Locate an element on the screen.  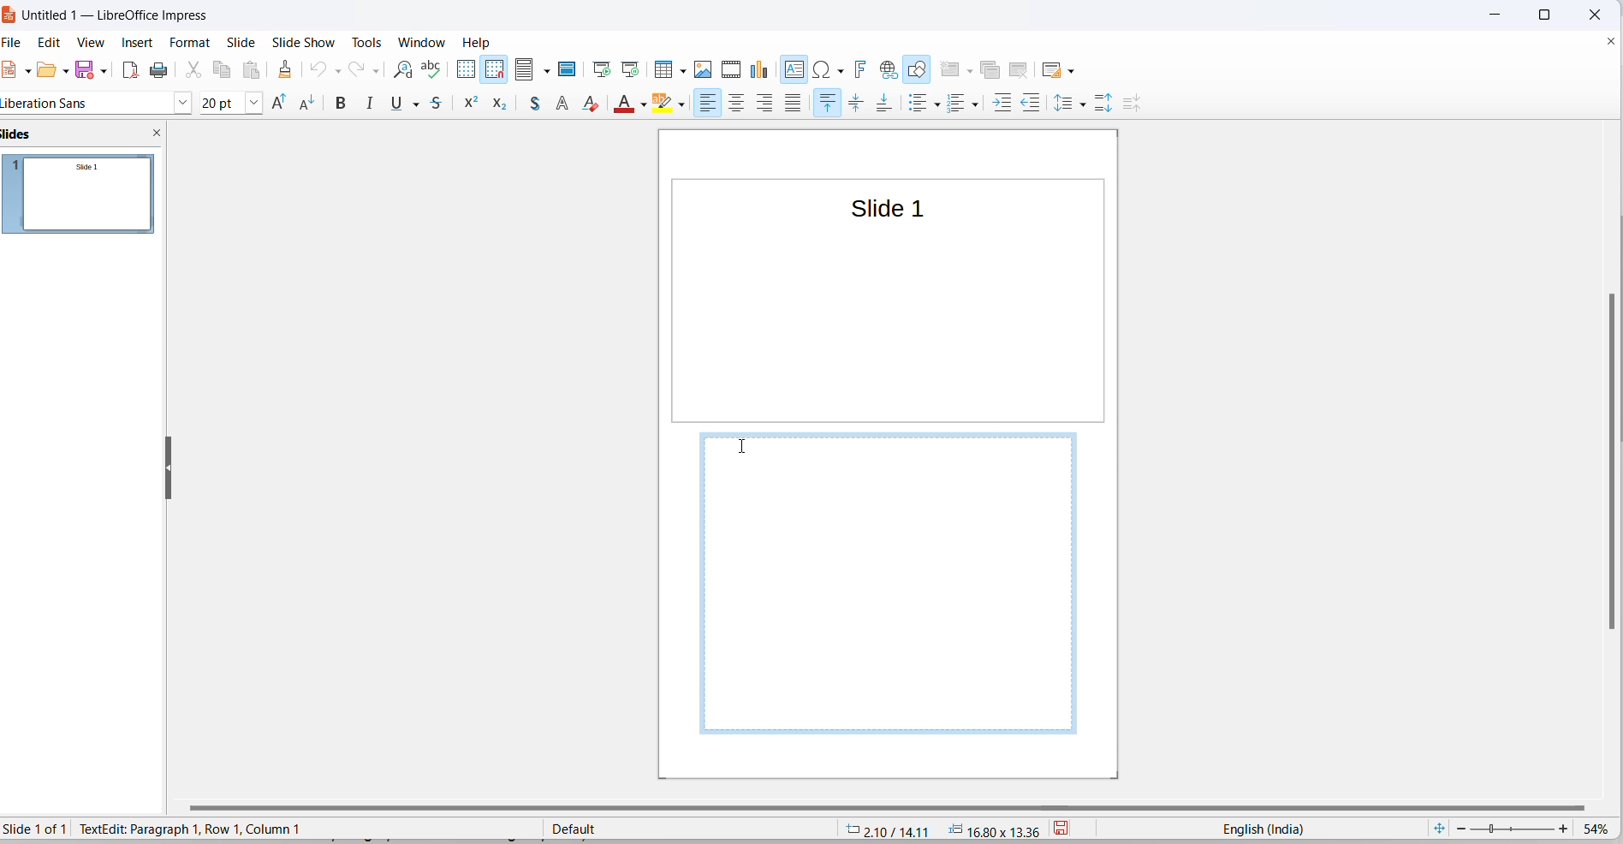
copy is located at coordinates (223, 70).